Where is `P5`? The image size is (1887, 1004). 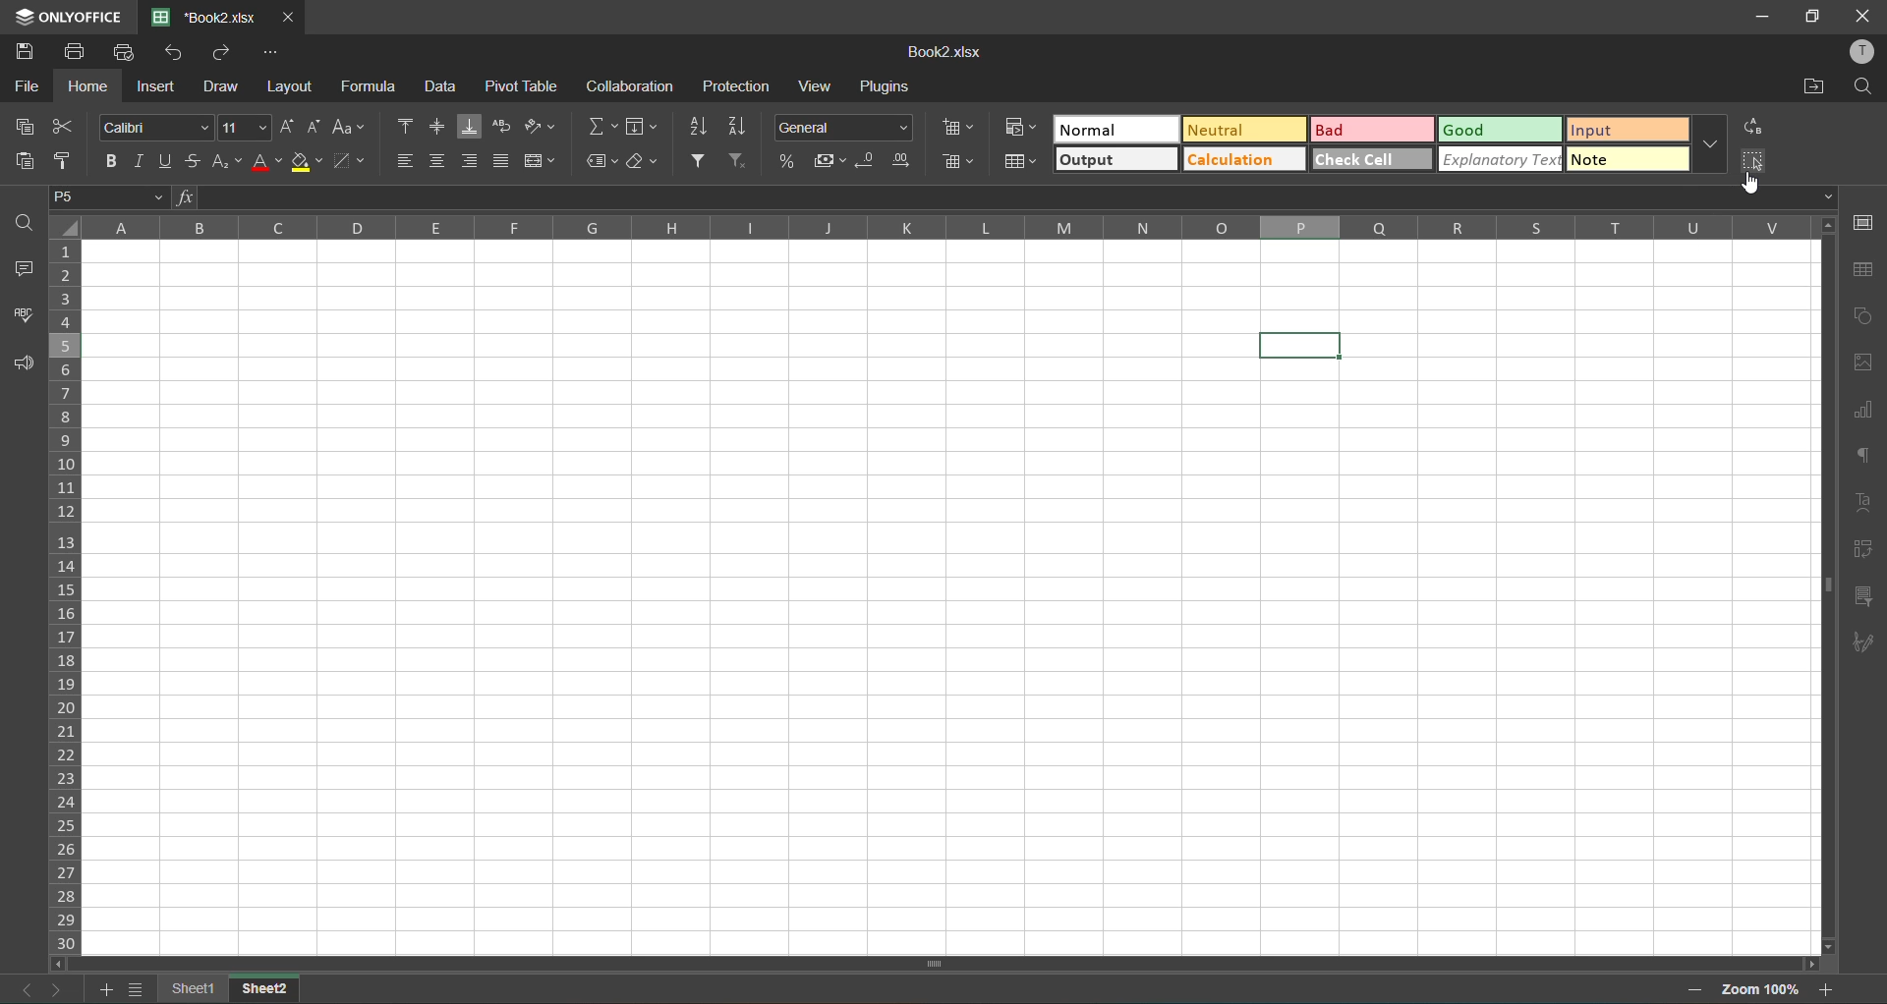
P5 is located at coordinates (107, 198).